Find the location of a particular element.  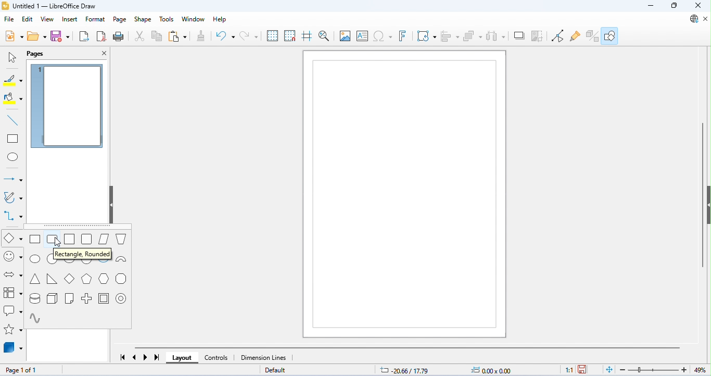

sinusoid is located at coordinates (35, 319).